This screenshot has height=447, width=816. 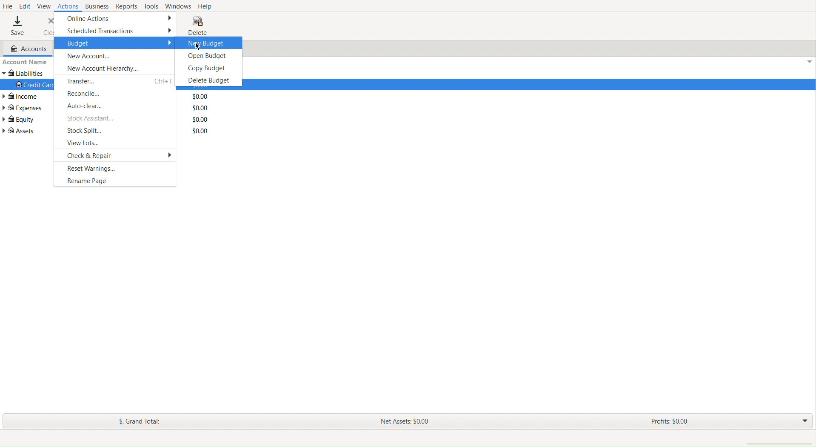 What do you see at coordinates (115, 43) in the screenshot?
I see `Budget` at bounding box center [115, 43].